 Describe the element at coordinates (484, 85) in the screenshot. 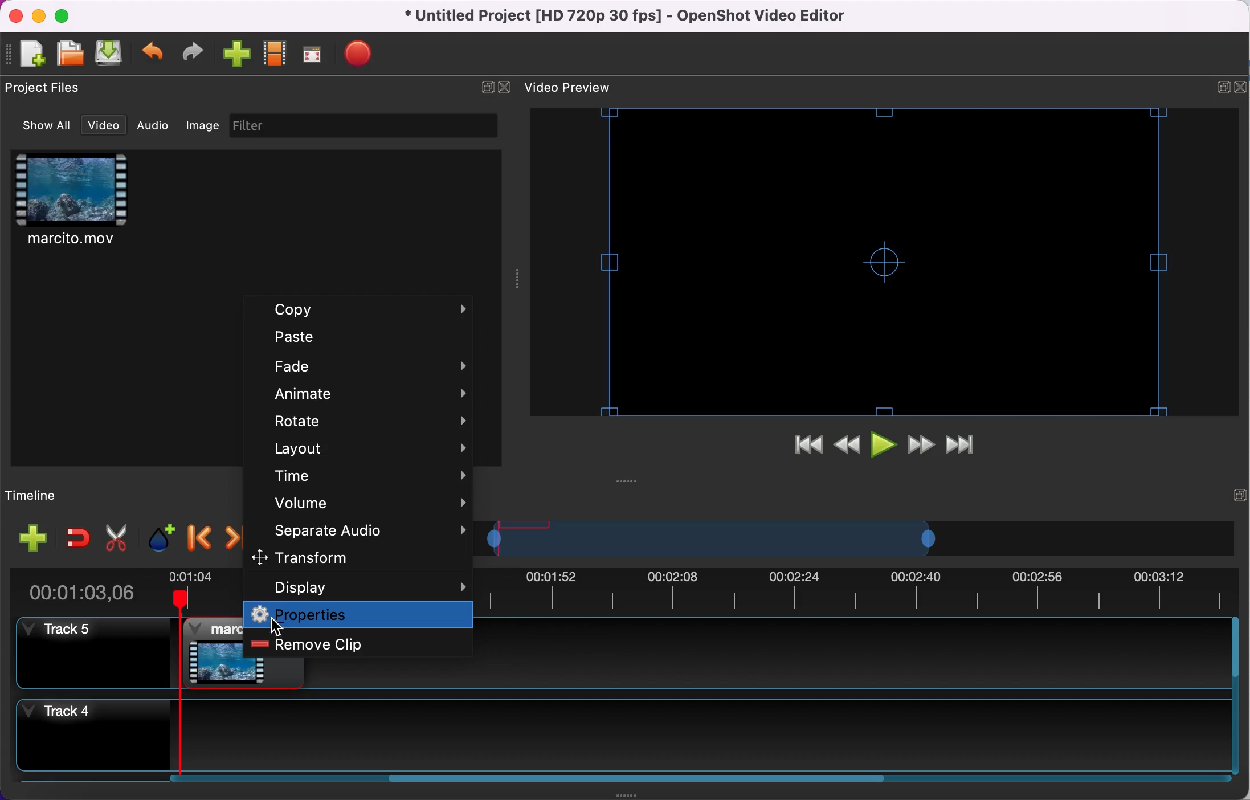

I see `expand/hide` at that location.